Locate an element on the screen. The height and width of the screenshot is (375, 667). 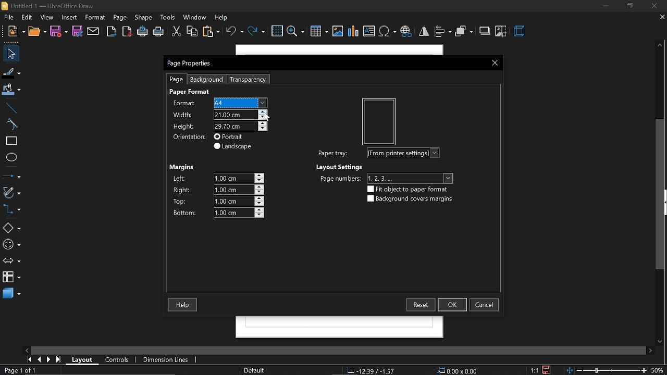
next page is located at coordinates (50, 360).